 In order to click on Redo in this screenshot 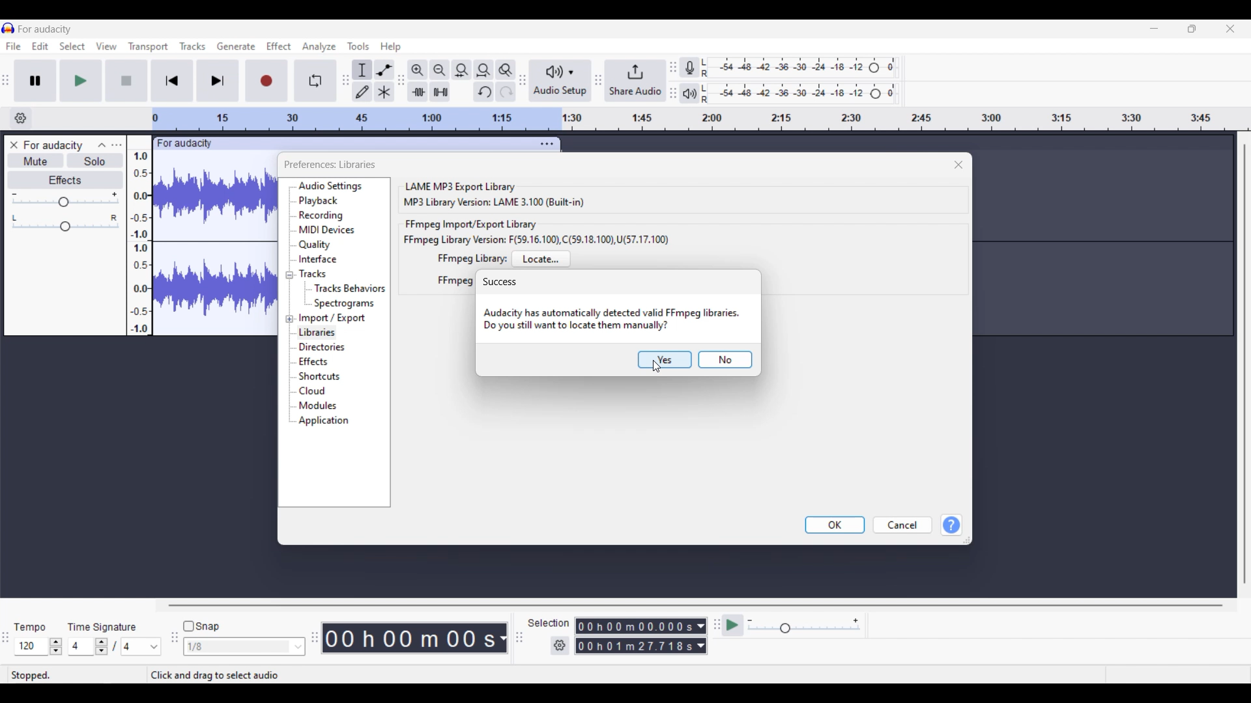, I will do `click(506, 92)`.